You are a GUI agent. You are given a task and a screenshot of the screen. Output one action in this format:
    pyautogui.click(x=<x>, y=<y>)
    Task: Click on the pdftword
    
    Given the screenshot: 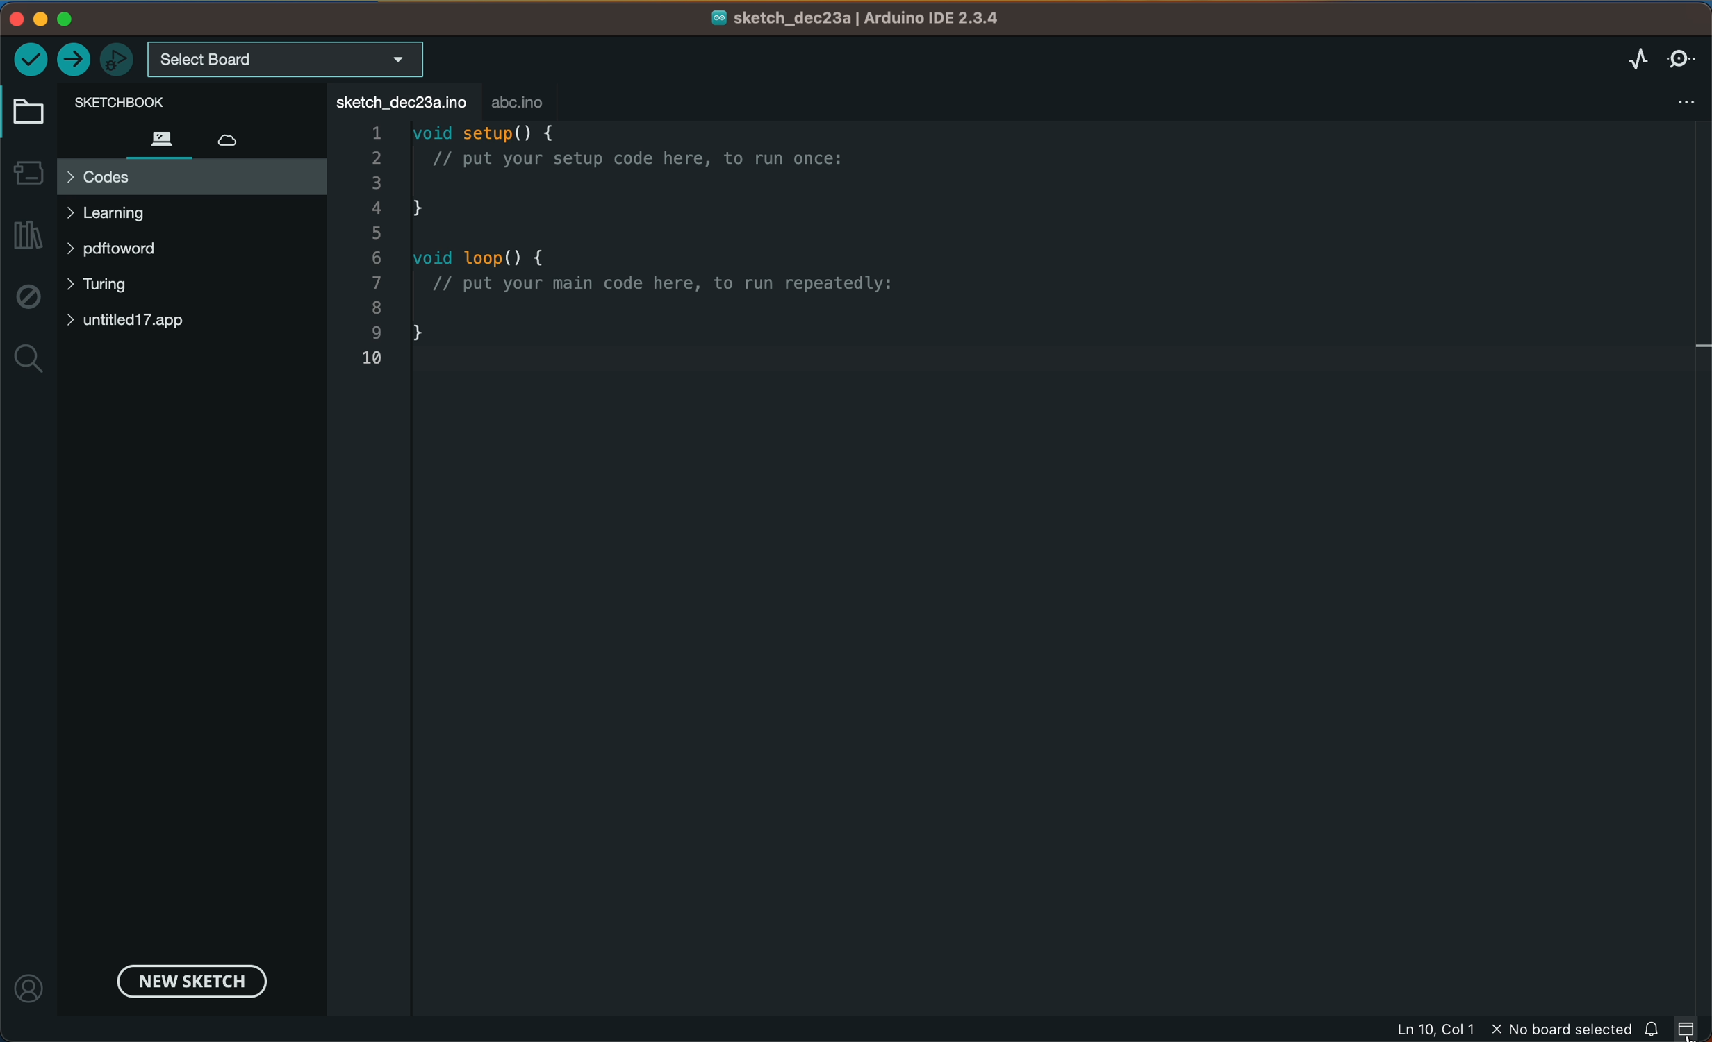 What is the action you would take?
    pyautogui.click(x=120, y=247)
    